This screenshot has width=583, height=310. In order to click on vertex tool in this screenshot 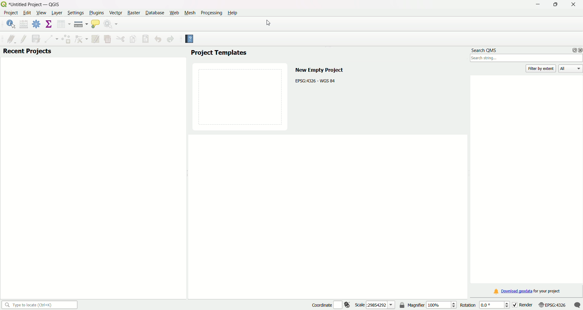, I will do `click(81, 40)`.